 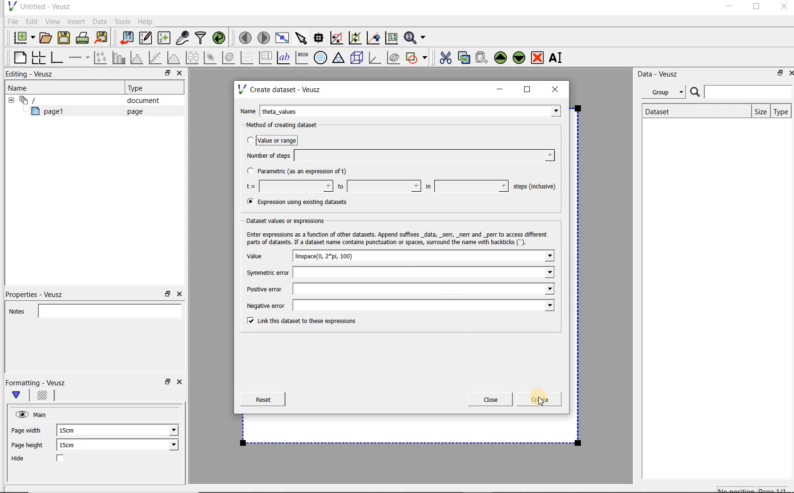 I want to click on view plot full screen, so click(x=281, y=37).